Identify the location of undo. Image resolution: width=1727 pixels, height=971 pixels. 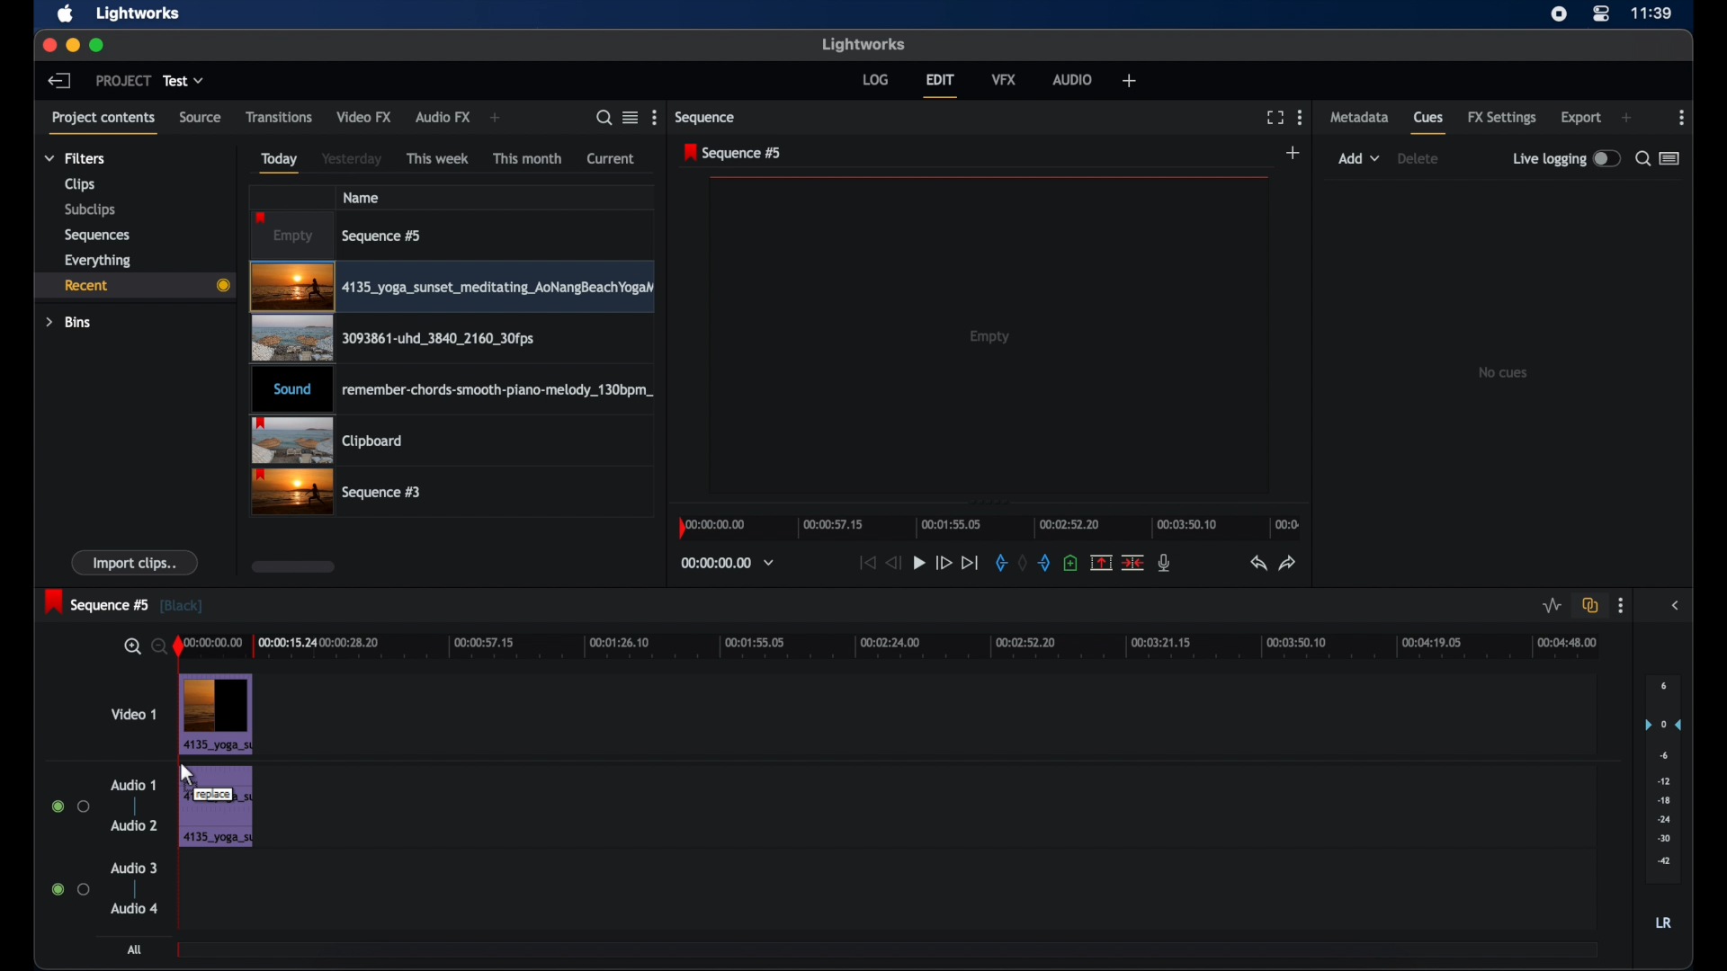
(1257, 564).